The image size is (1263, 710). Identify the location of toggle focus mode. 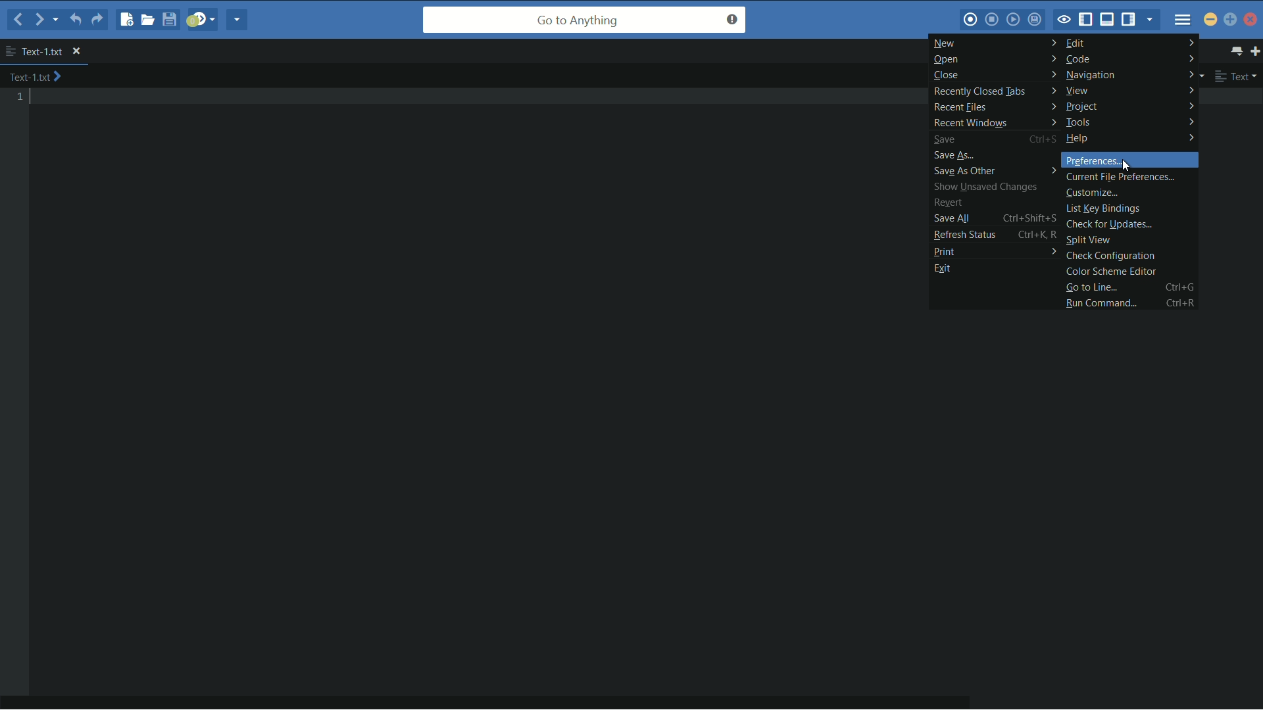
(1064, 20).